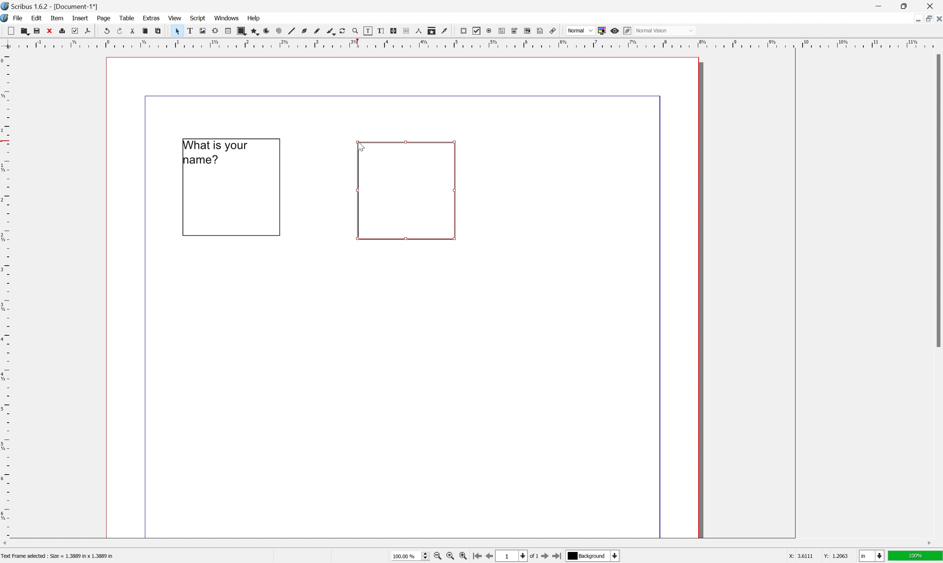 Image resolution: width=943 pixels, height=563 pixels. What do you see at coordinates (817, 555) in the screenshot?
I see `coordinates` at bounding box center [817, 555].